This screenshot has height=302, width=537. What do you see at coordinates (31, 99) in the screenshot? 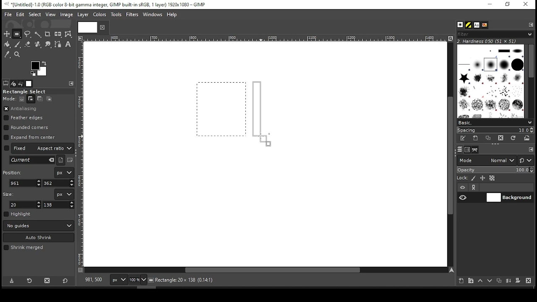
I see `add to current selection` at bounding box center [31, 99].